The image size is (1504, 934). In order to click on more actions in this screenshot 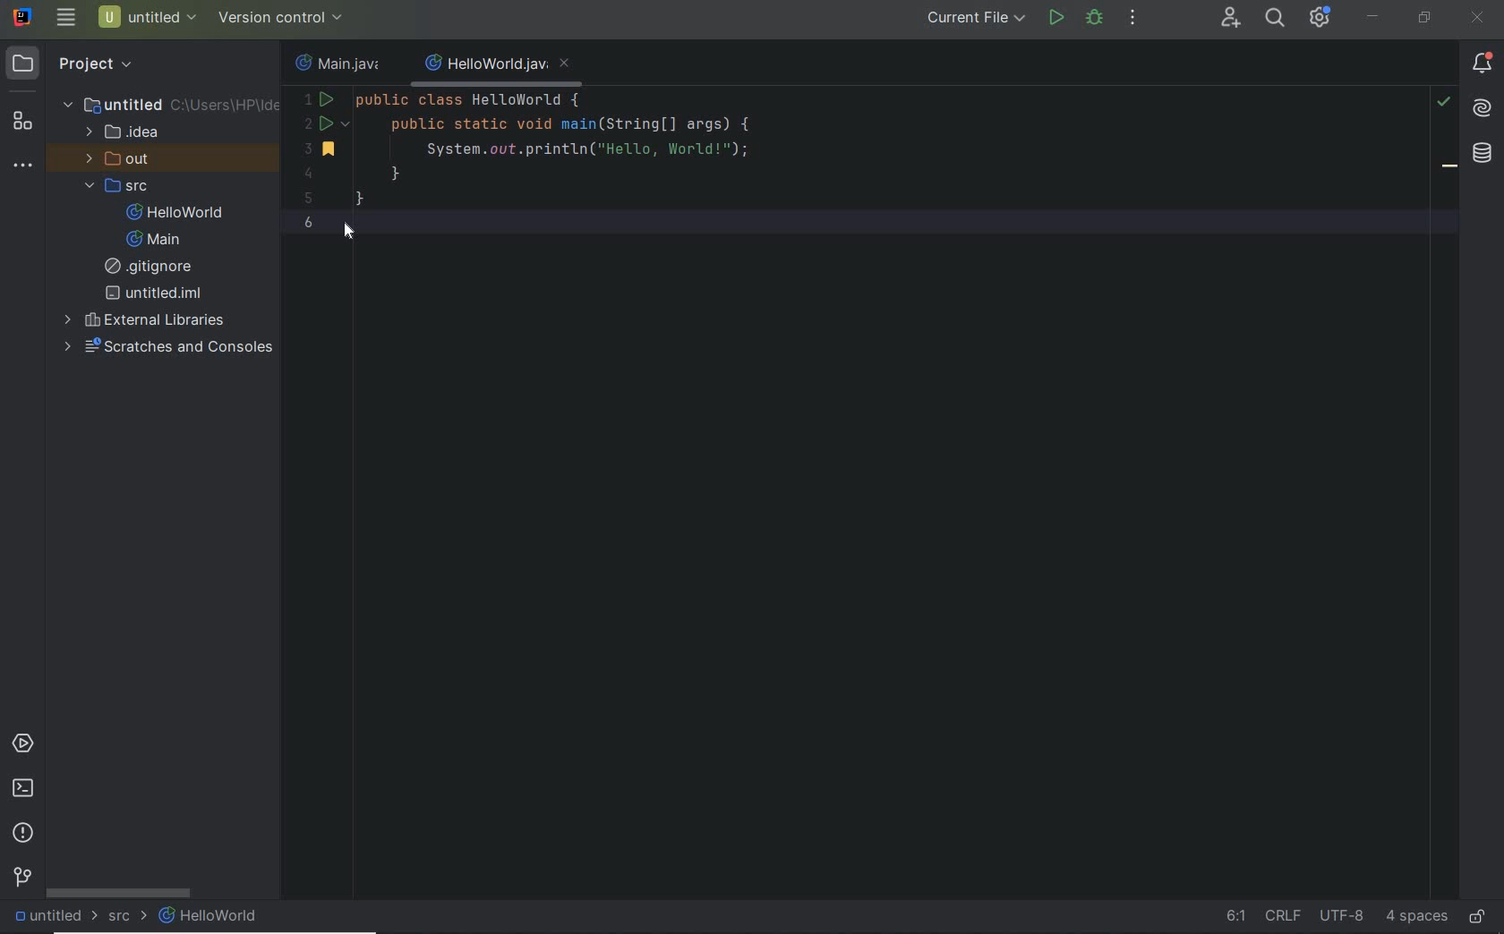, I will do `click(1134, 18)`.